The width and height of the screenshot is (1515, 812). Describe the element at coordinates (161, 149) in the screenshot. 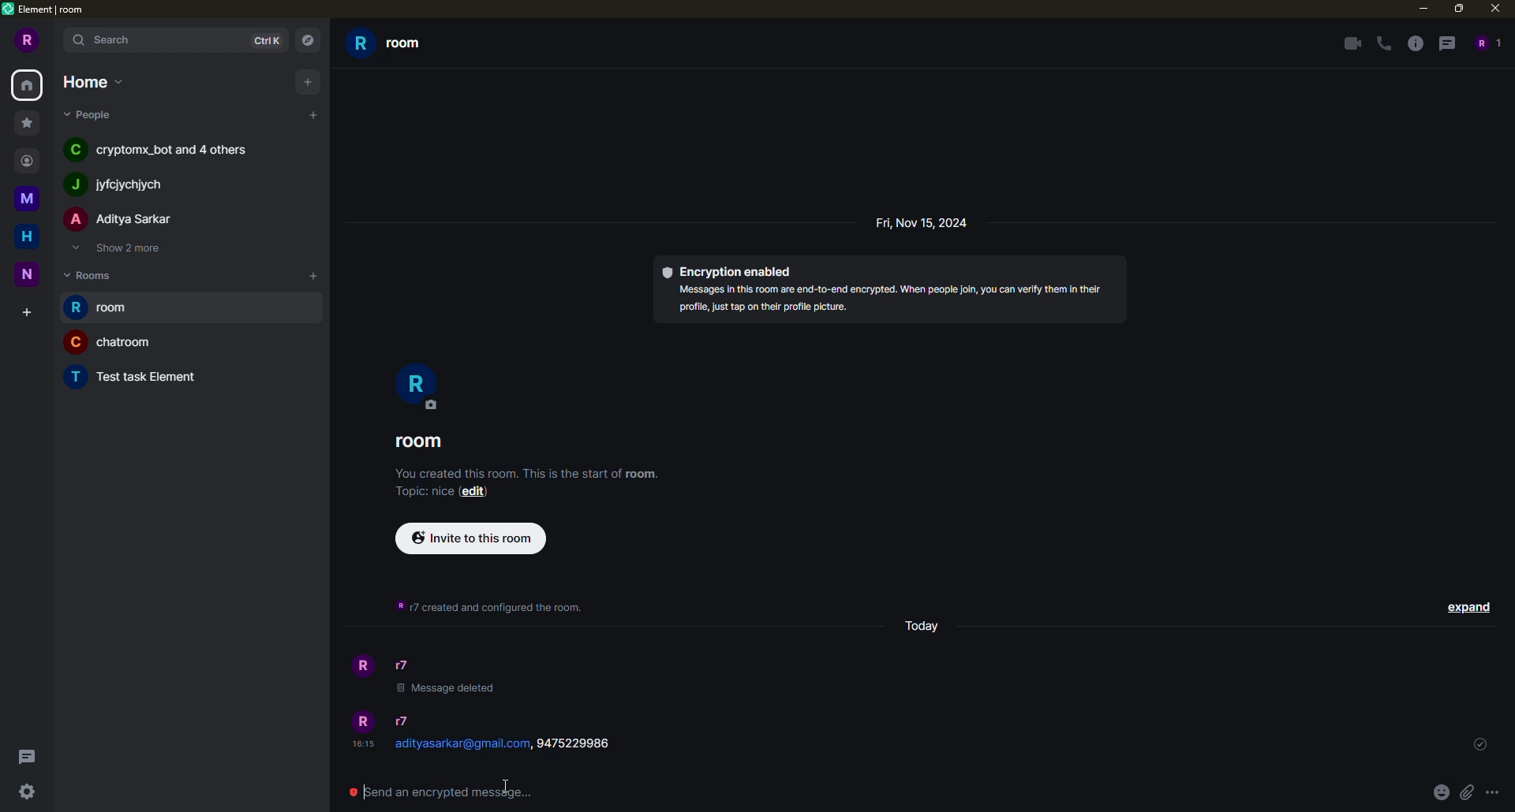

I see `people` at that location.